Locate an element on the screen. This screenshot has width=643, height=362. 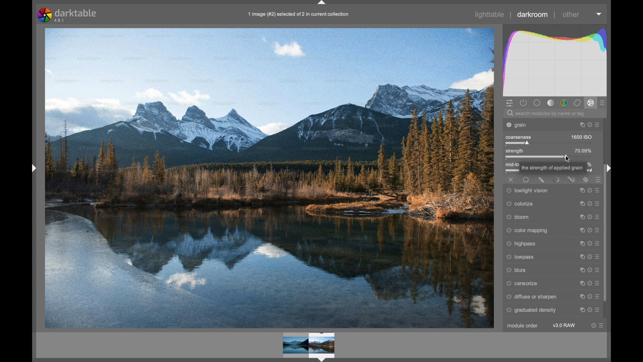
coarseness is located at coordinates (518, 137).